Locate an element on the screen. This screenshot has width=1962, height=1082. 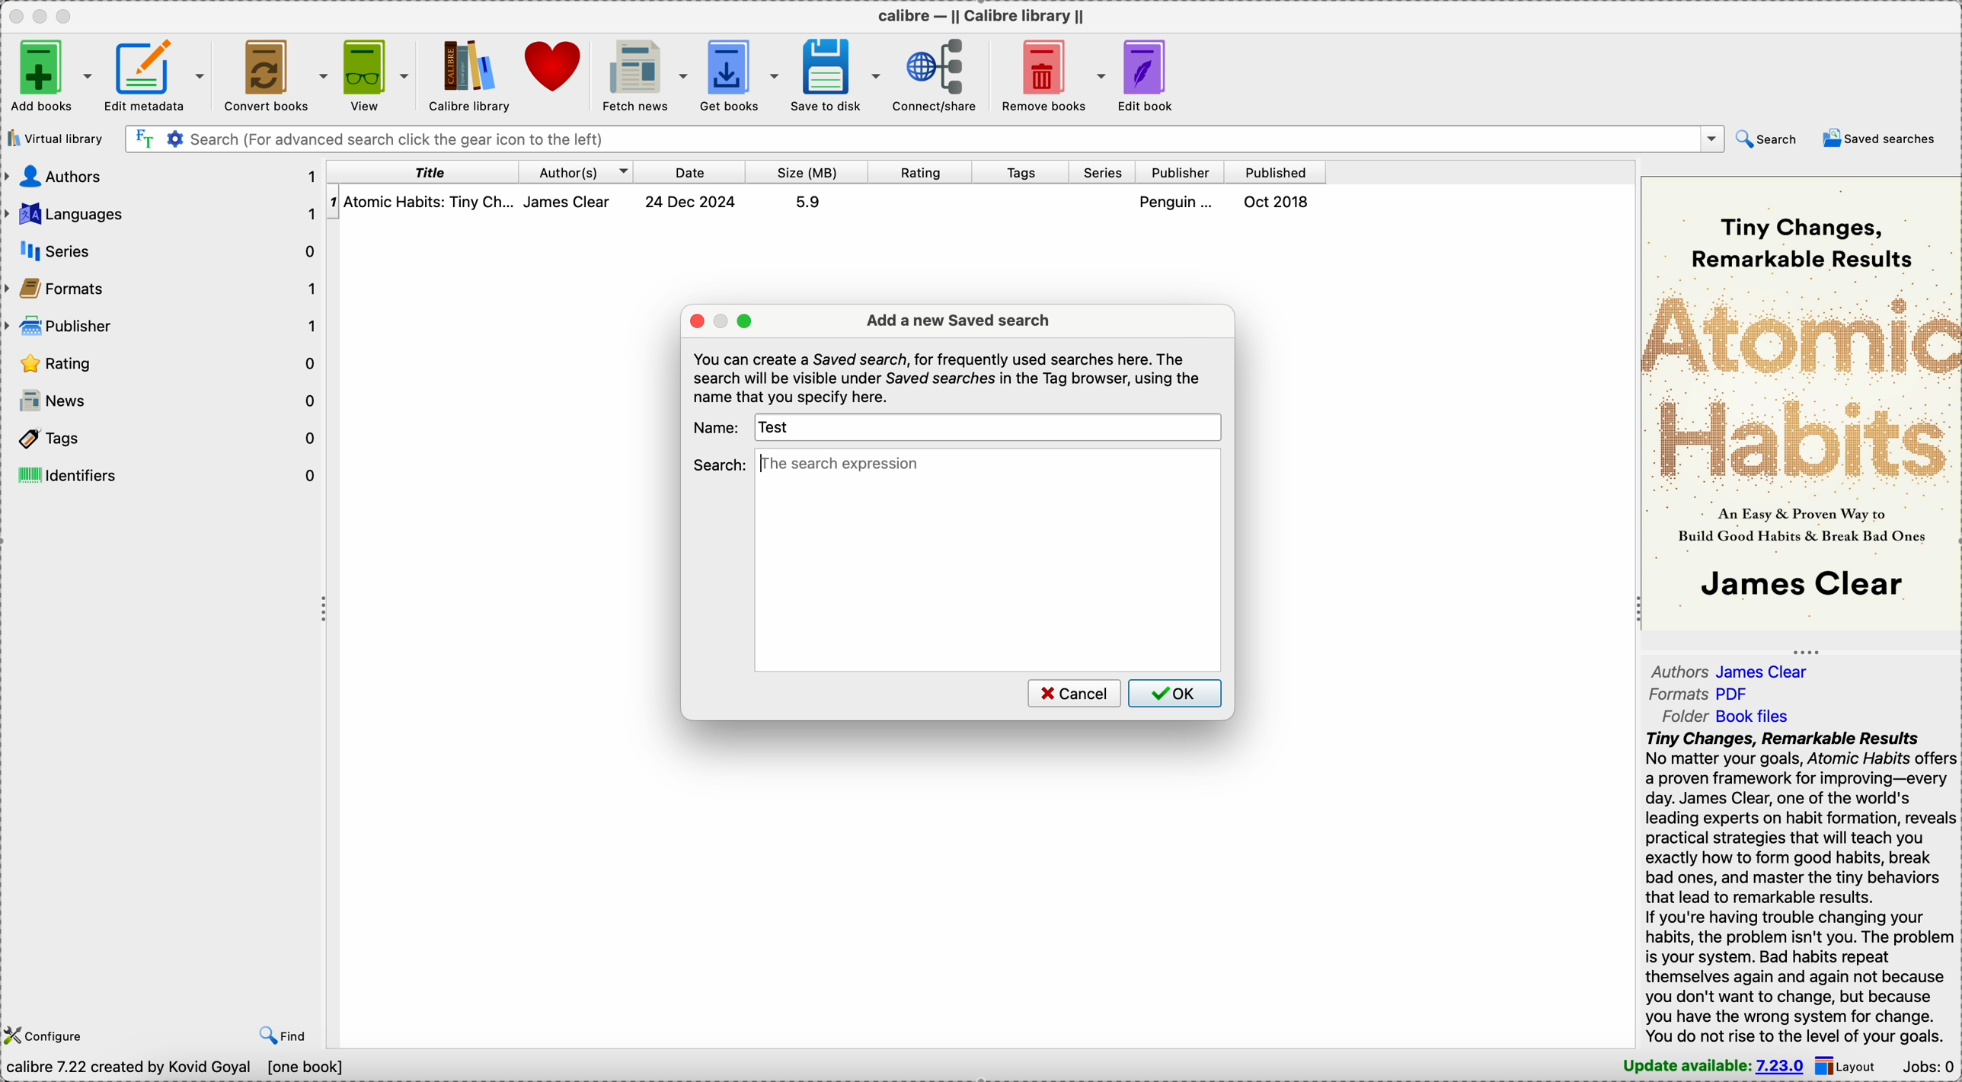
formats PDF is located at coordinates (1700, 696).